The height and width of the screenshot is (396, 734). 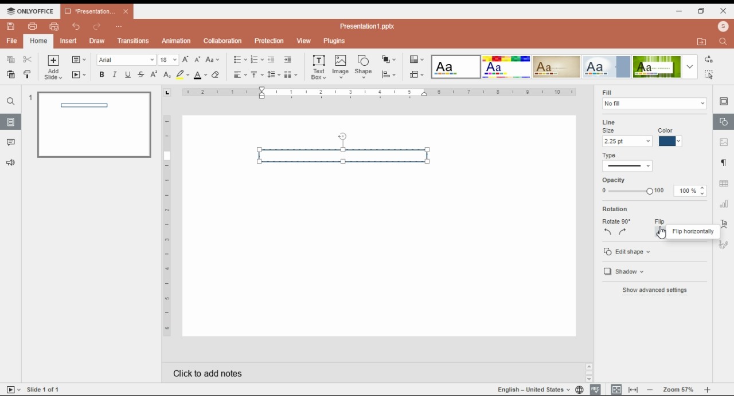 What do you see at coordinates (614, 180) in the screenshot?
I see `opacity` at bounding box center [614, 180].